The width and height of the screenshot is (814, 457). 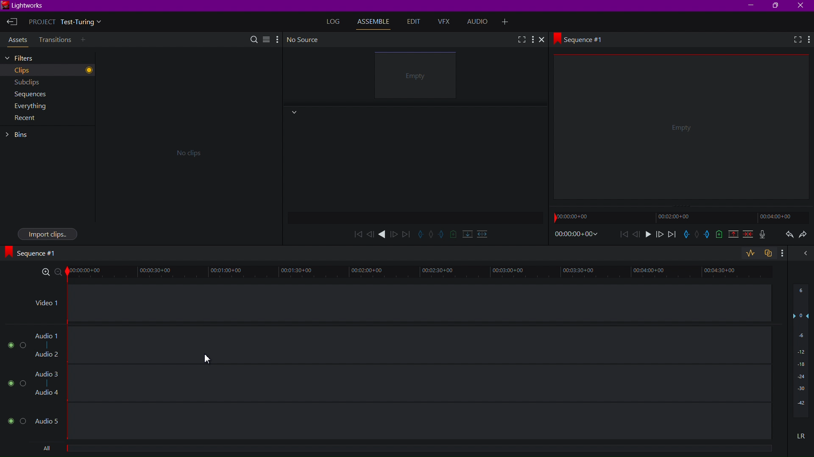 What do you see at coordinates (15, 421) in the screenshot?
I see `Buttons` at bounding box center [15, 421].